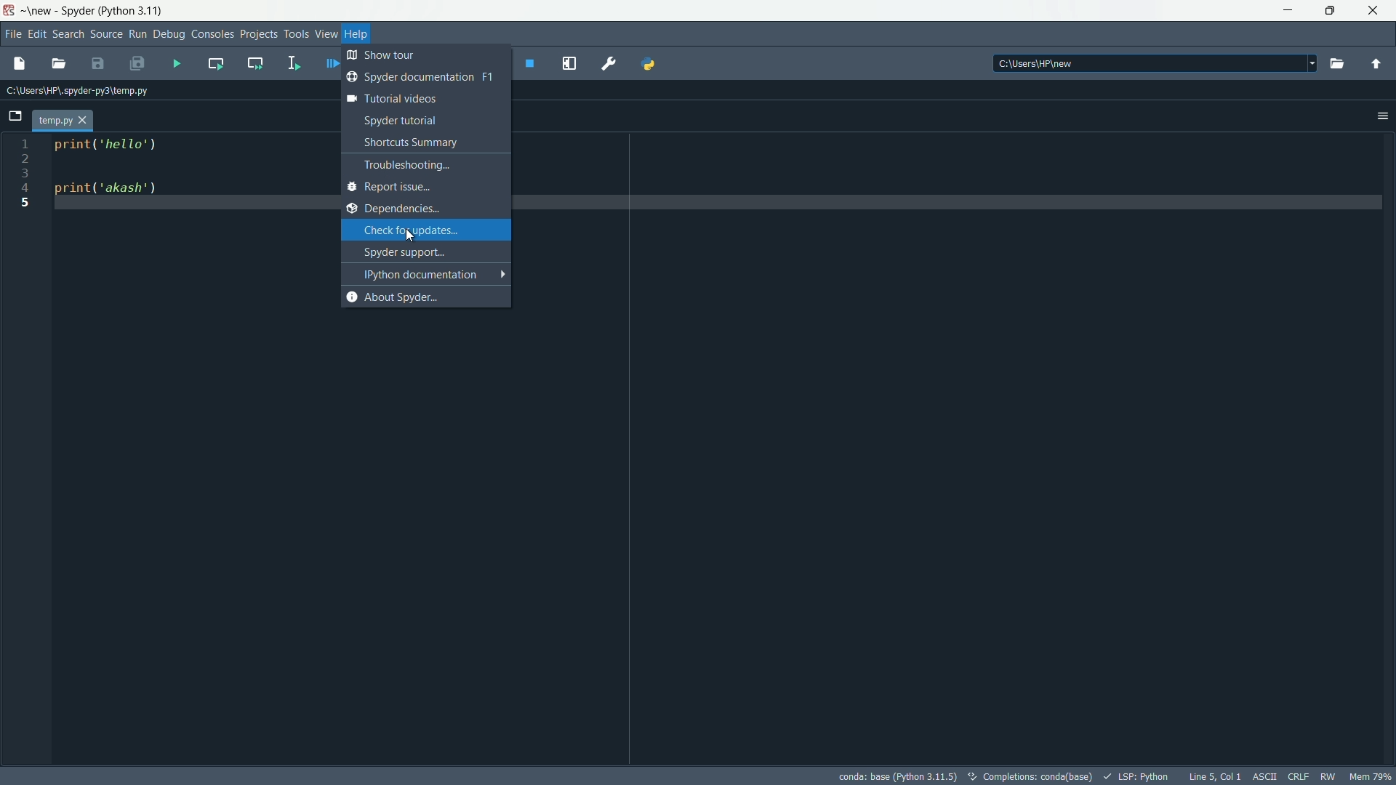  Describe the element at coordinates (25, 177) in the screenshot. I see `line number` at that location.